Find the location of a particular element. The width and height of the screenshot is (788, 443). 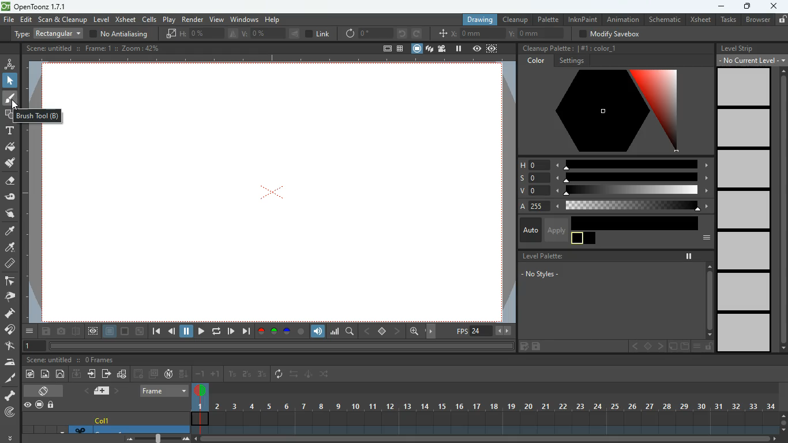

screen is located at coordinates (153, 374).